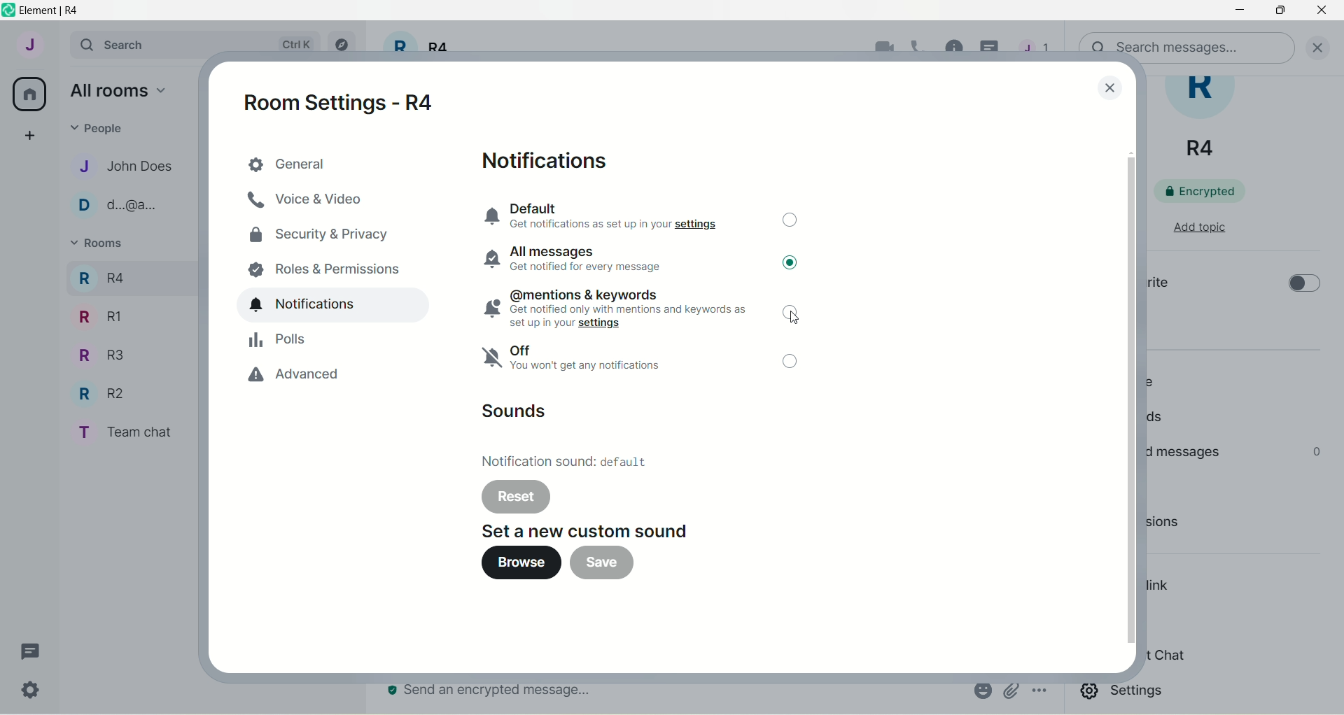 This screenshot has height=715, width=1344. Describe the element at coordinates (1165, 656) in the screenshot. I see `export chat` at that location.